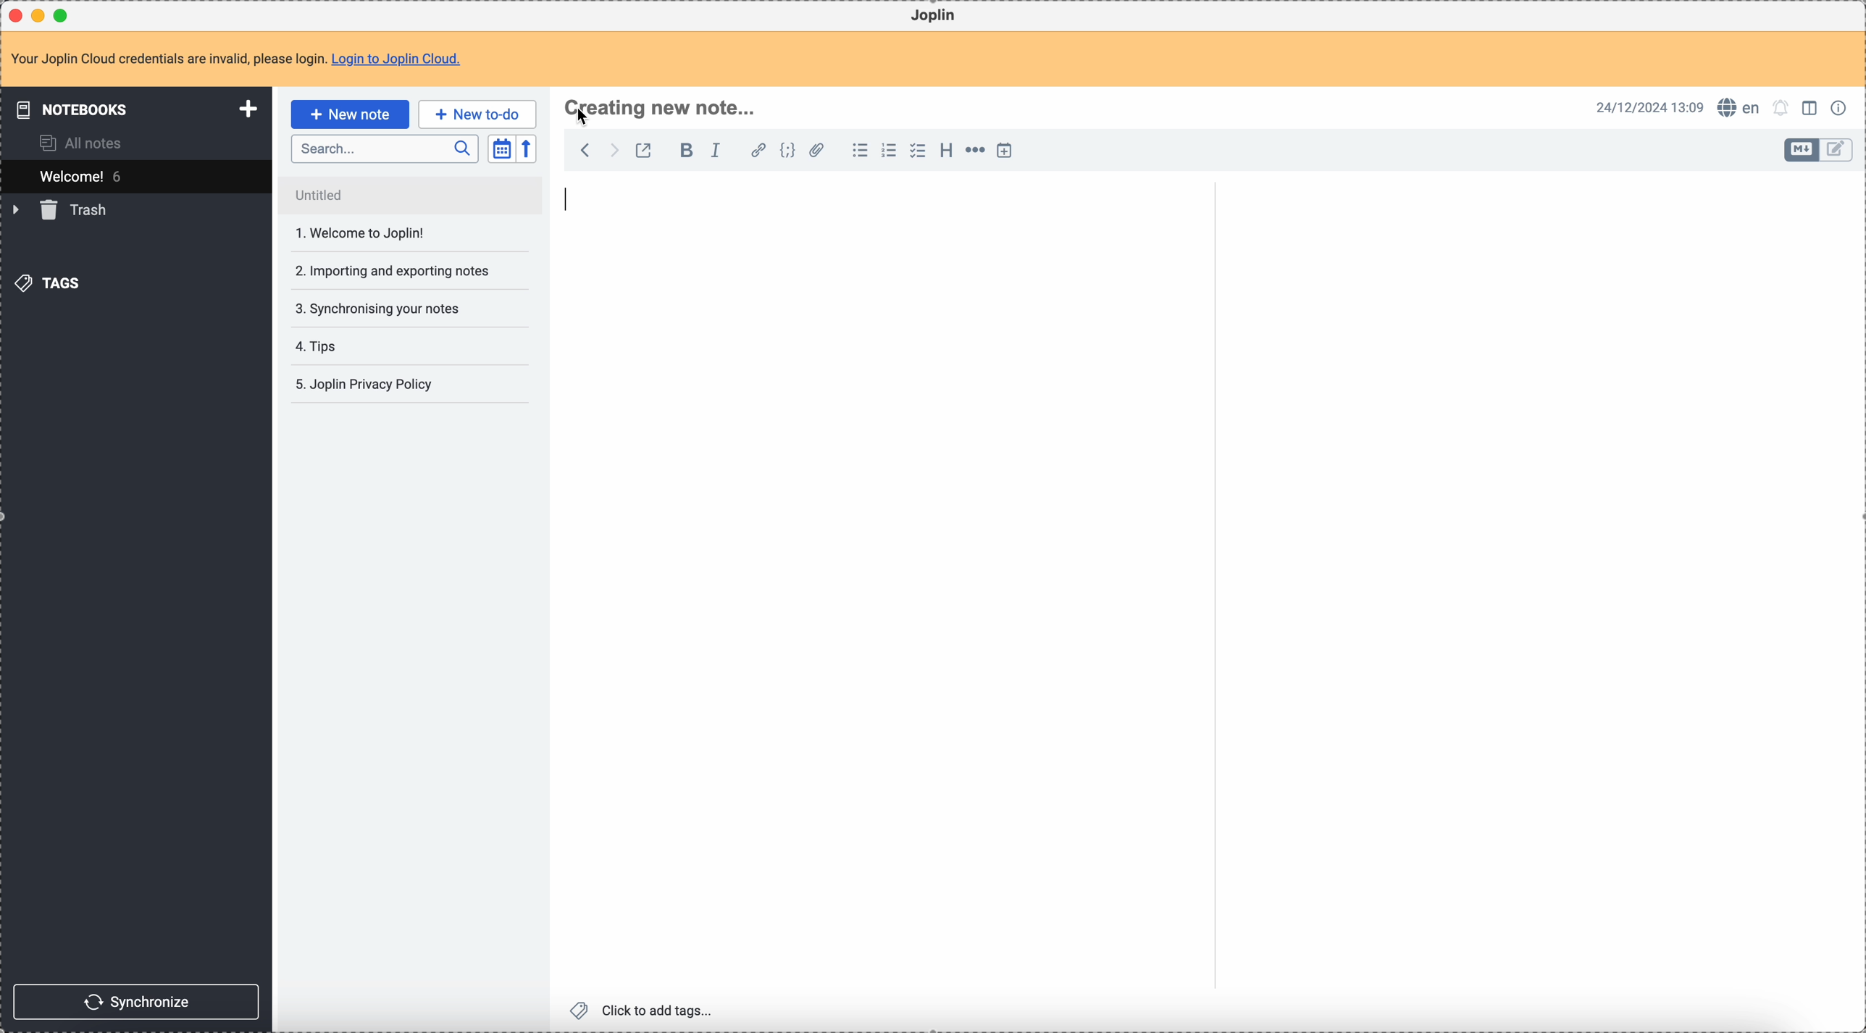 This screenshot has height=1033, width=1866. What do you see at coordinates (715, 149) in the screenshot?
I see `italic` at bounding box center [715, 149].